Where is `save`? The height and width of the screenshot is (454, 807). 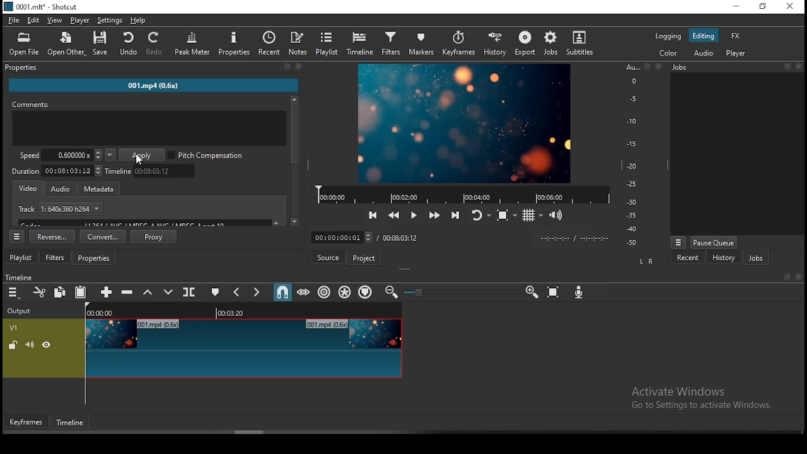
save is located at coordinates (102, 45).